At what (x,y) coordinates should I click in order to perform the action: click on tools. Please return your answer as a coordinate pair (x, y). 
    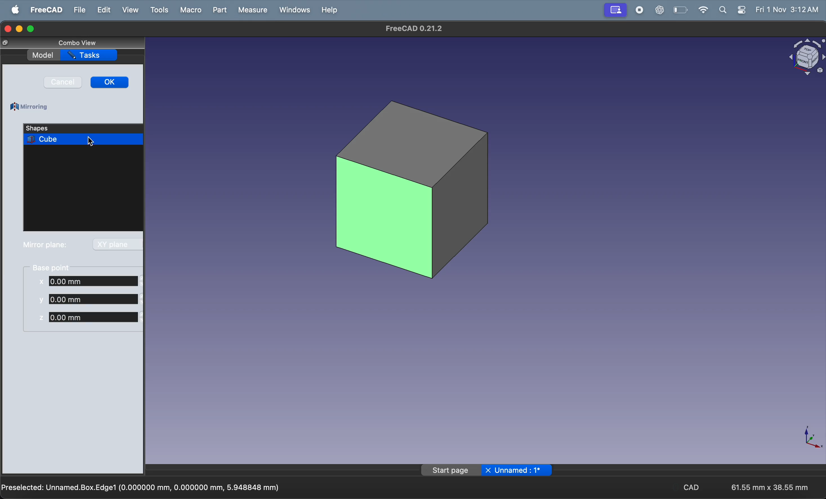
    Looking at the image, I should click on (159, 9).